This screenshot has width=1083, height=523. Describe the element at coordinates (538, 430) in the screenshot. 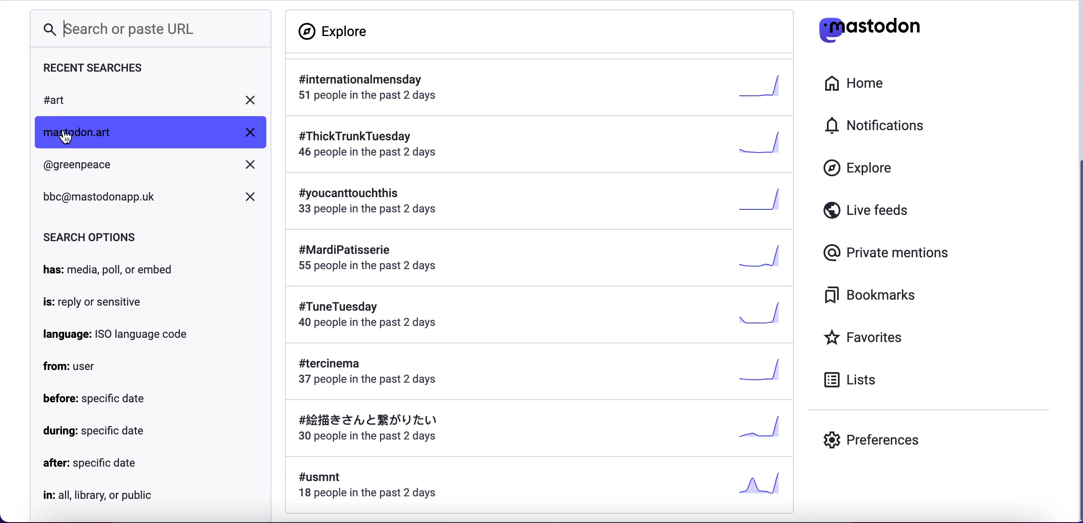

I see `Chinese trend` at that location.